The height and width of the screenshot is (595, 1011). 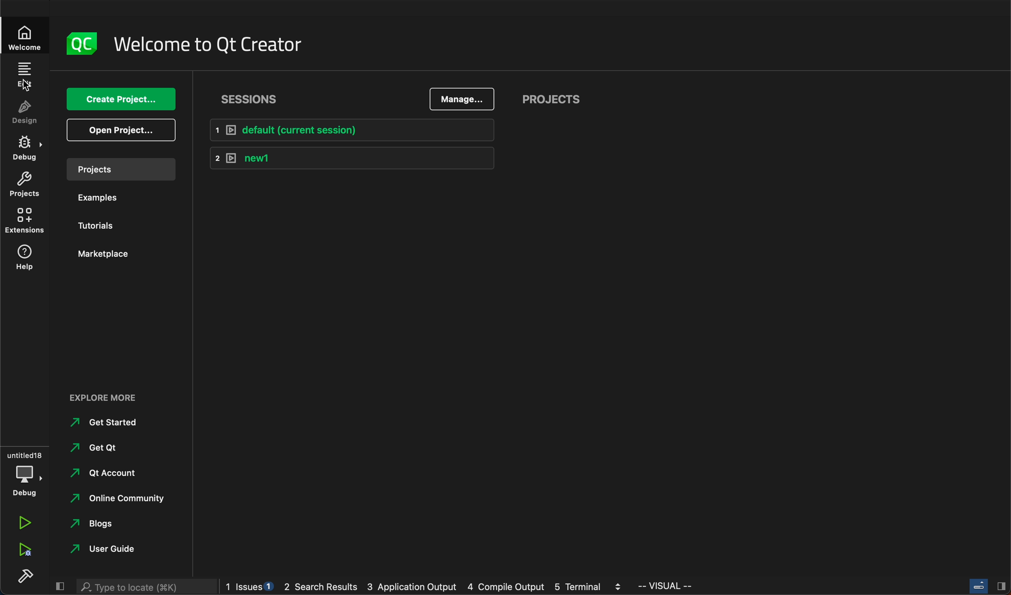 I want to click on started, so click(x=107, y=423).